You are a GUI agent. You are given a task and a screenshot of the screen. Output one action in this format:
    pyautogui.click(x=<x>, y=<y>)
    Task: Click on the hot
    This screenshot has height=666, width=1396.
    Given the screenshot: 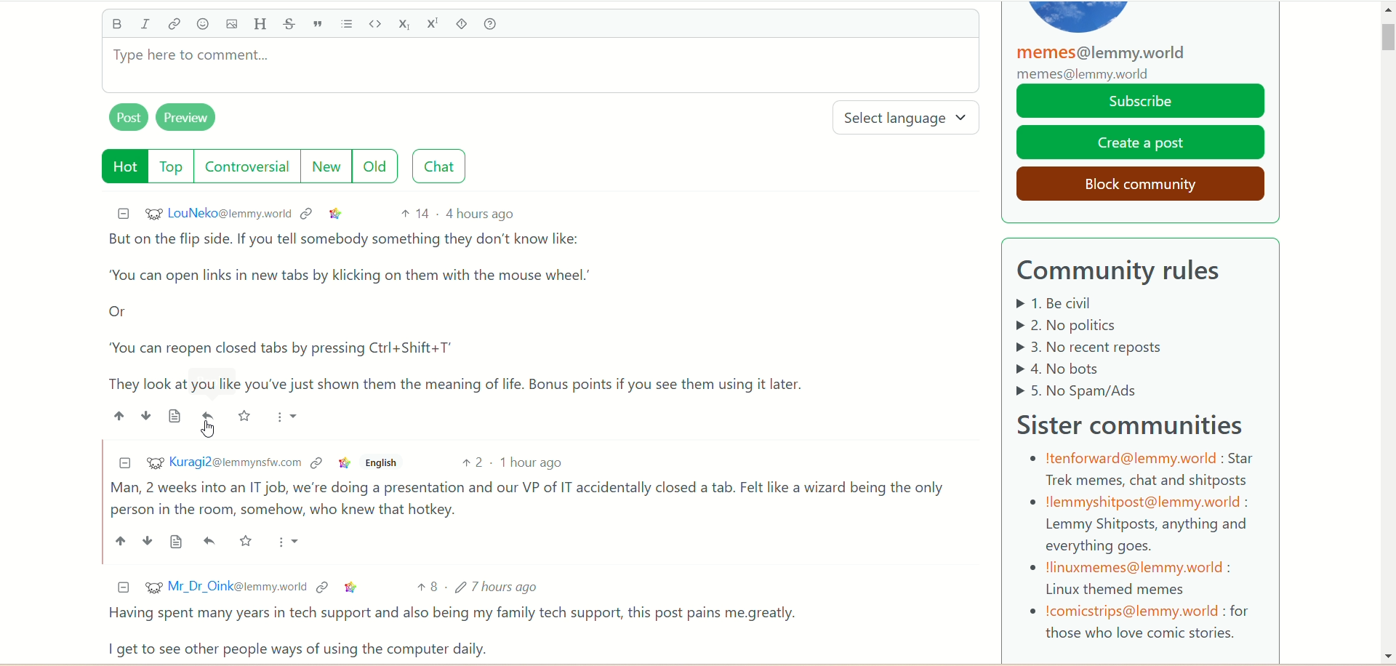 What is the action you would take?
    pyautogui.click(x=119, y=166)
    